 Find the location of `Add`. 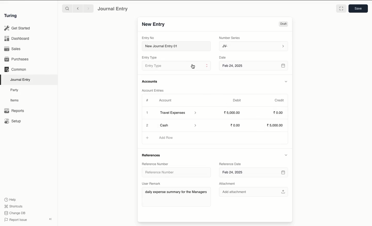

Add is located at coordinates (147, 125).